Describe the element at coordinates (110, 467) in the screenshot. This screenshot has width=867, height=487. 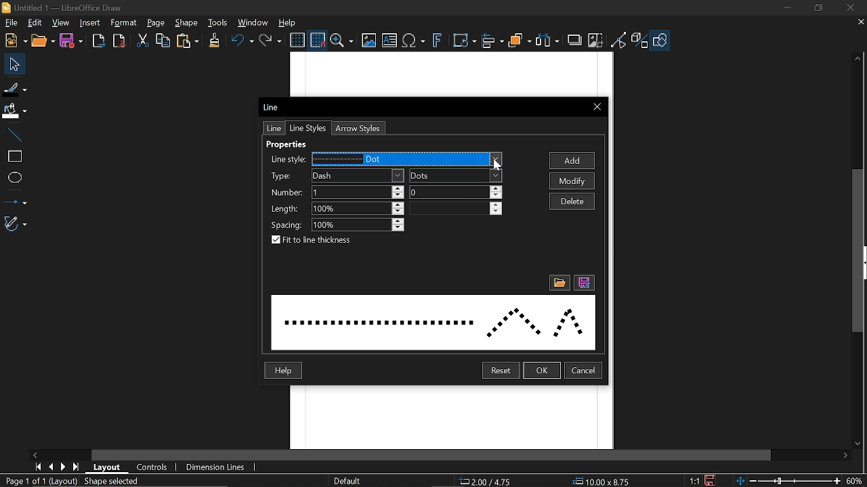
I see `Layout` at that location.